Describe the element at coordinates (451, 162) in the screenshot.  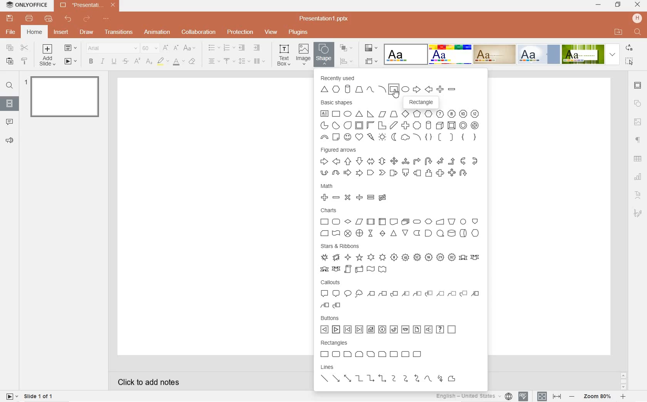
I see `Bent up arrow` at that location.